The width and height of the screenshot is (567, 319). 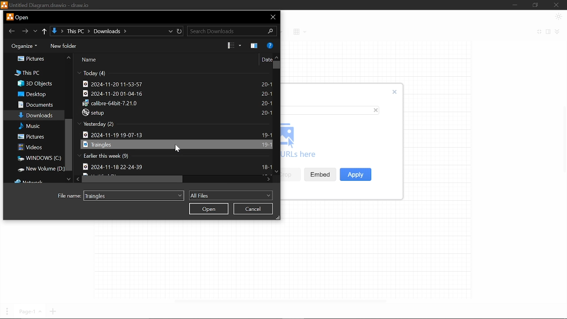 I want to click on 20-1, so click(x=268, y=84).